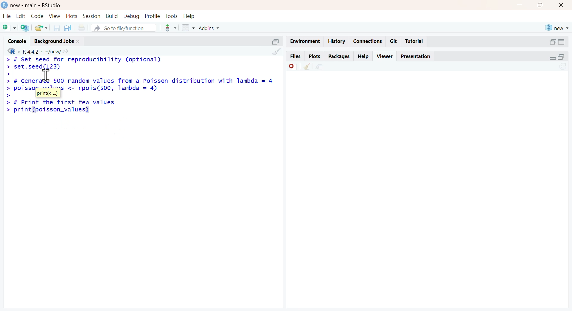 The height and width of the screenshot is (311, 572). What do you see at coordinates (553, 42) in the screenshot?
I see `open in separate window` at bounding box center [553, 42].